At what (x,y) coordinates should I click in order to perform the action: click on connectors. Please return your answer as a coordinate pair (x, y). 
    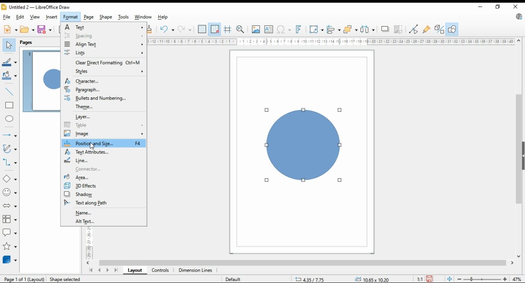
    Looking at the image, I should click on (10, 163).